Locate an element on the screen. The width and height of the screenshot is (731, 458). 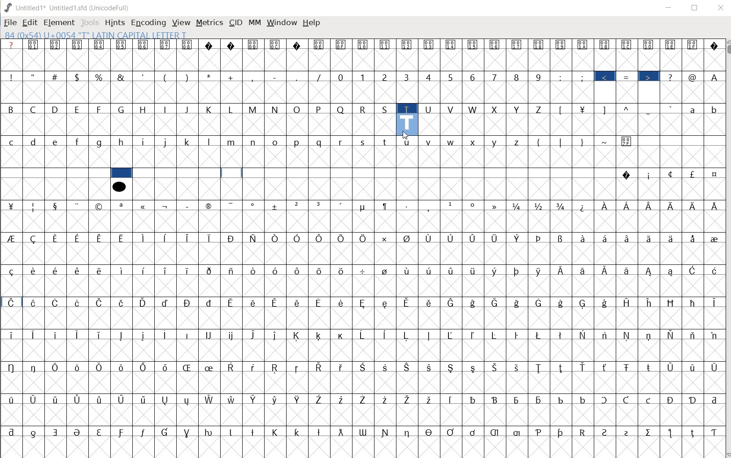
Symbol is located at coordinates (672, 302).